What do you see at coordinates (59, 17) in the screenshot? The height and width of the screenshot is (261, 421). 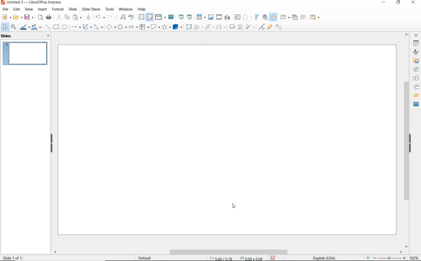 I see `CUT` at bounding box center [59, 17].